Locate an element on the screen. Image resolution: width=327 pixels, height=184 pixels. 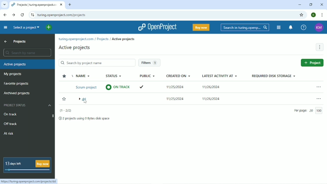
Customize and control google chrome is located at coordinates (322, 15).